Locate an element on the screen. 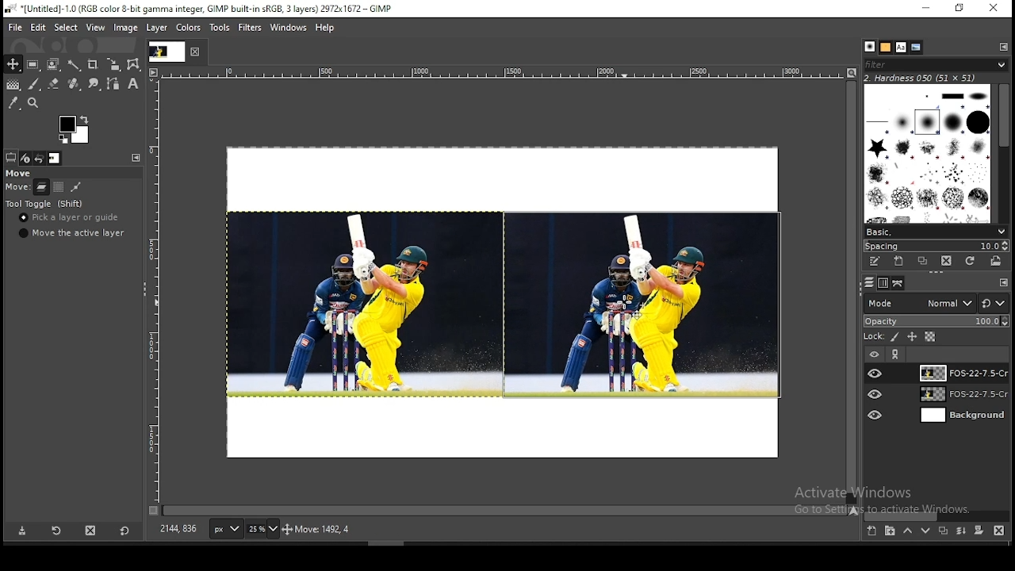  move layer on step down is located at coordinates (926, 533).